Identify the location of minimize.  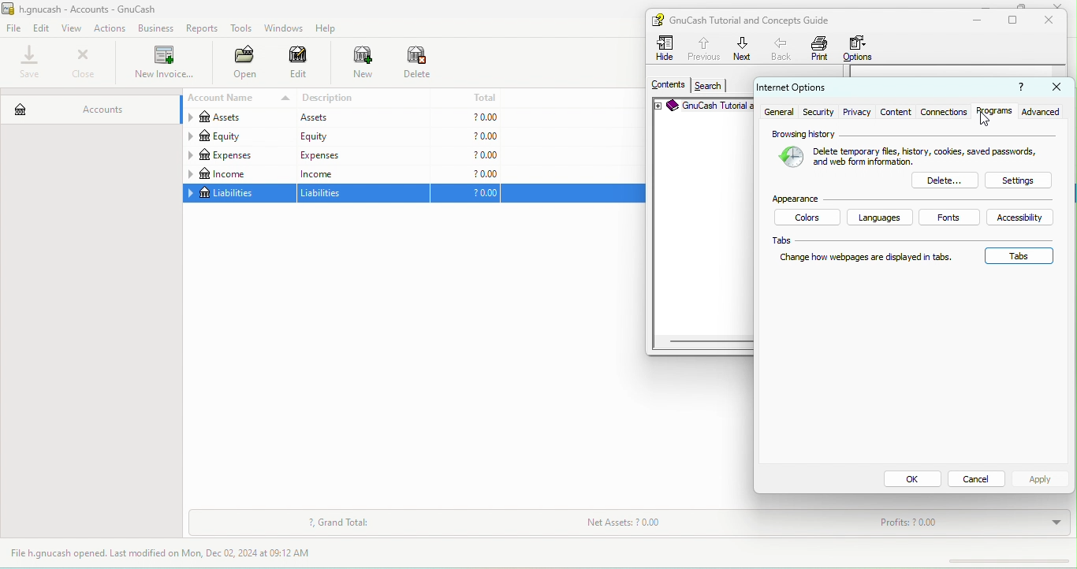
(989, 4).